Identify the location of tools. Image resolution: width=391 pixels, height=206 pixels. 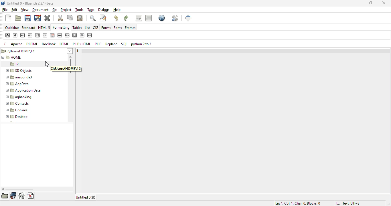
(80, 10).